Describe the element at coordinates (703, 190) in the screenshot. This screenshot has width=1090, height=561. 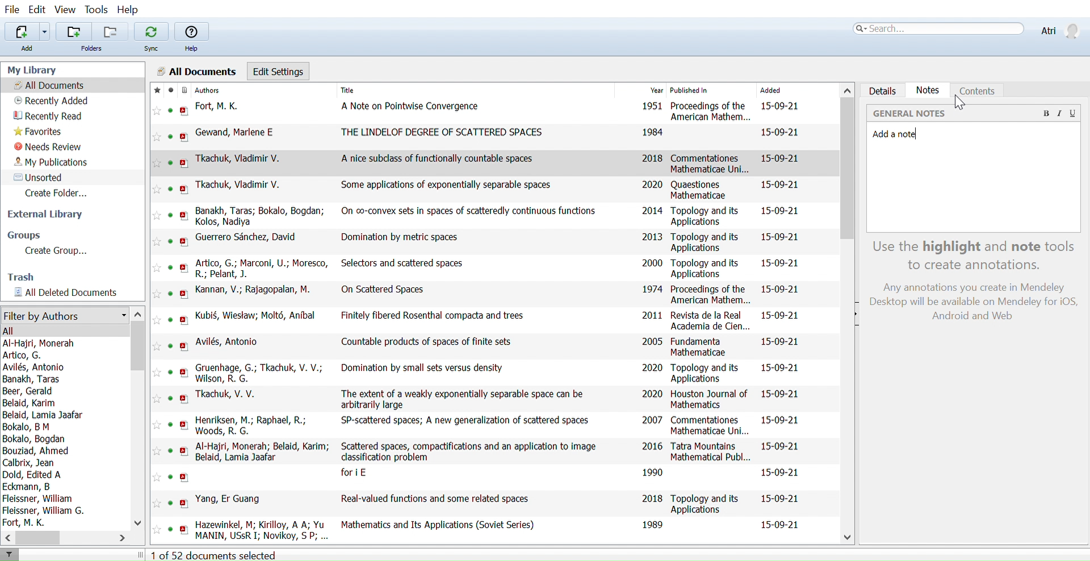
I see `Quaestiones Mathematicae` at that location.